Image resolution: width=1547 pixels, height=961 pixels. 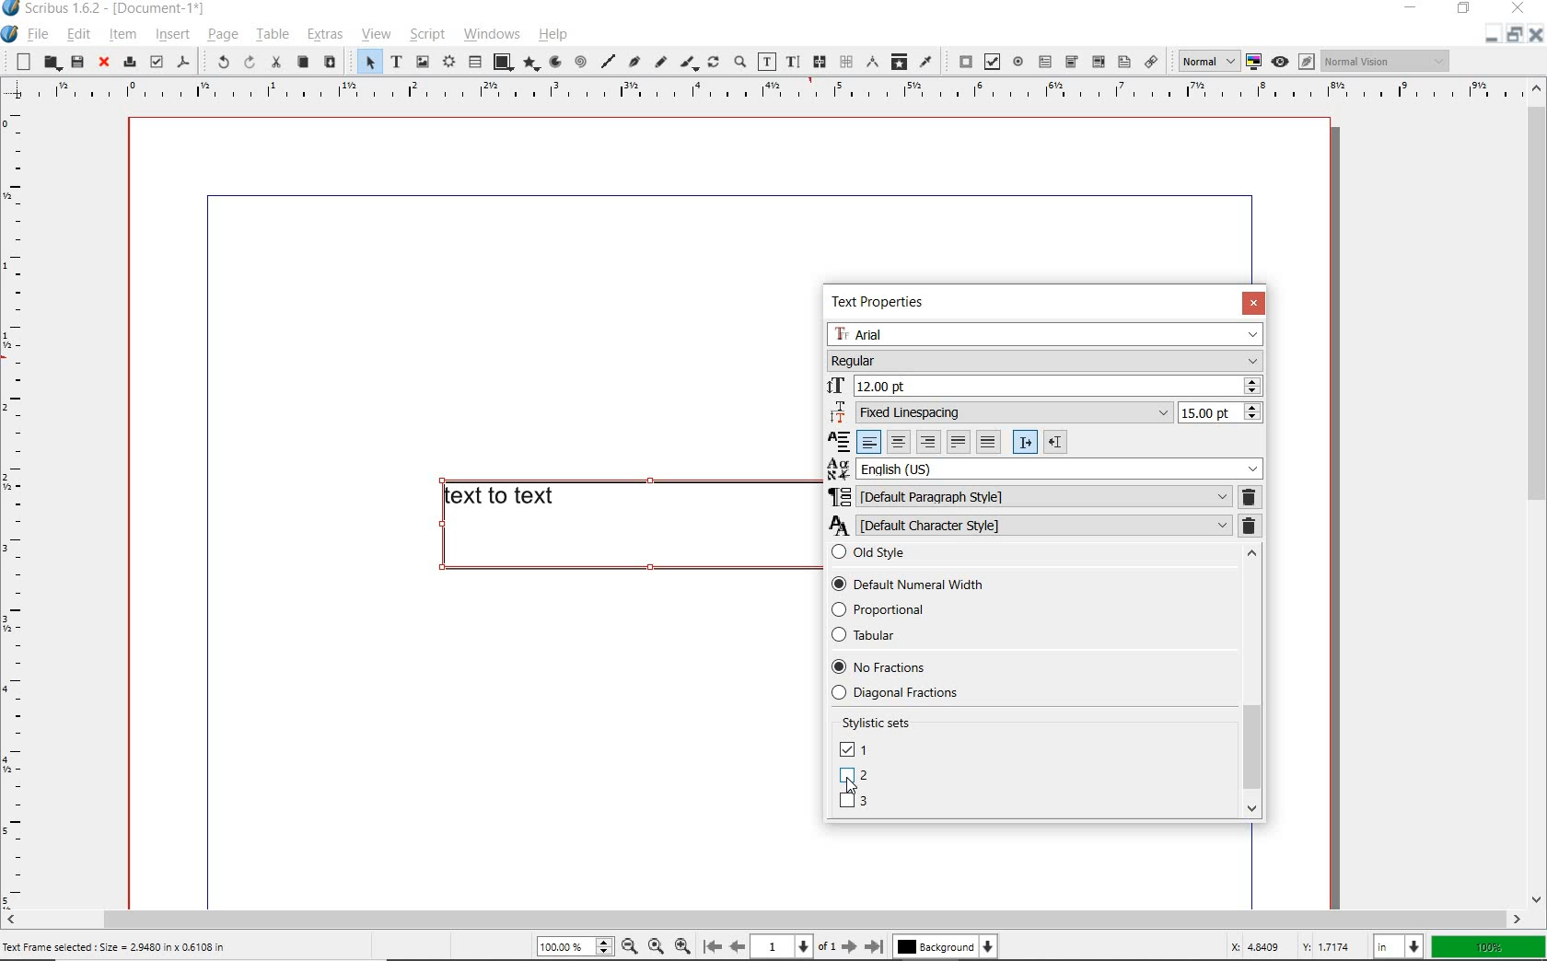 What do you see at coordinates (1489, 947) in the screenshot?
I see `100%` at bounding box center [1489, 947].